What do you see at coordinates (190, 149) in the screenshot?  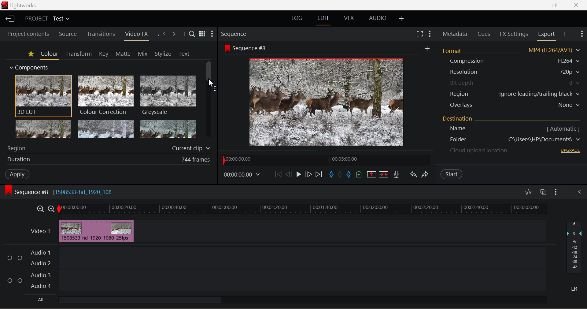 I see `Current clip ` at bounding box center [190, 149].